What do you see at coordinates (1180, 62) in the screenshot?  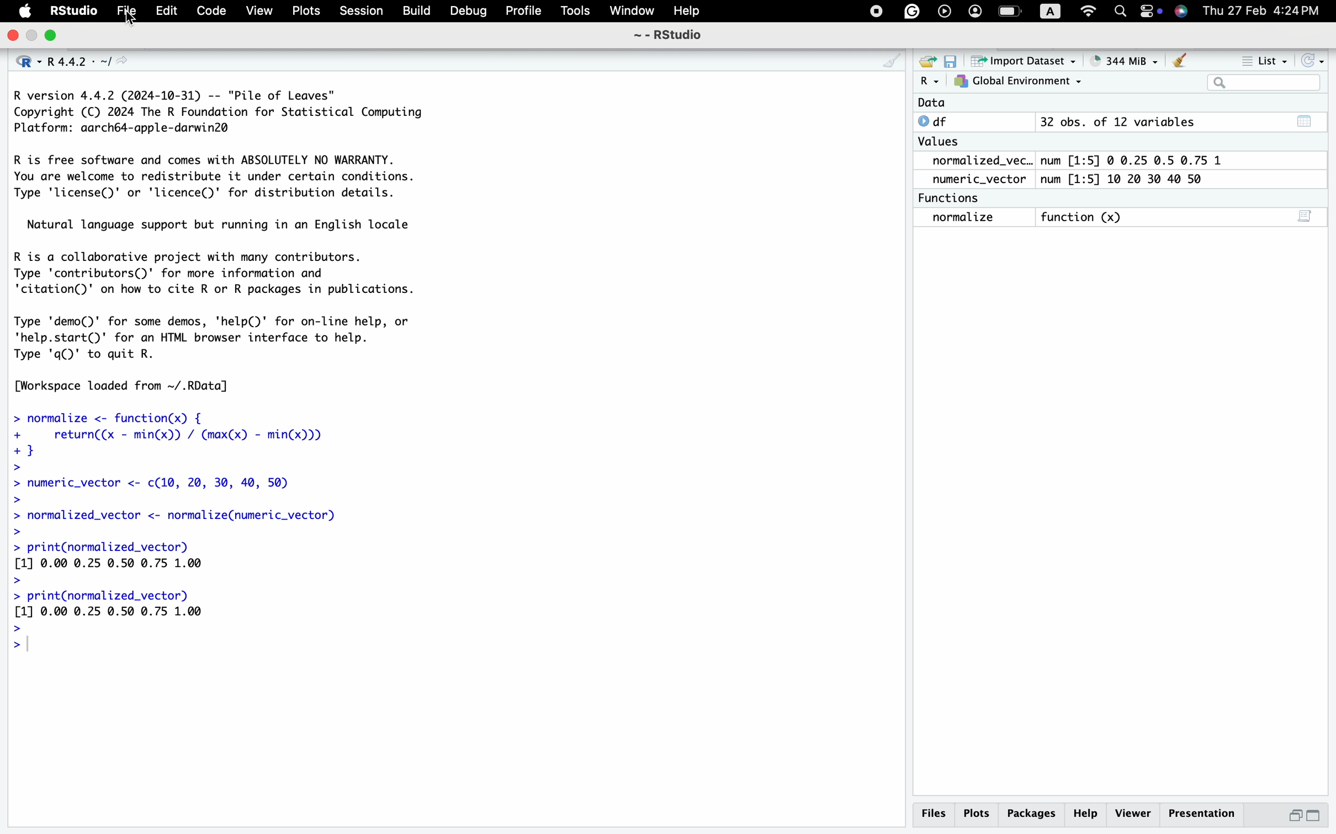 I see `Clear data` at bounding box center [1180, 62].